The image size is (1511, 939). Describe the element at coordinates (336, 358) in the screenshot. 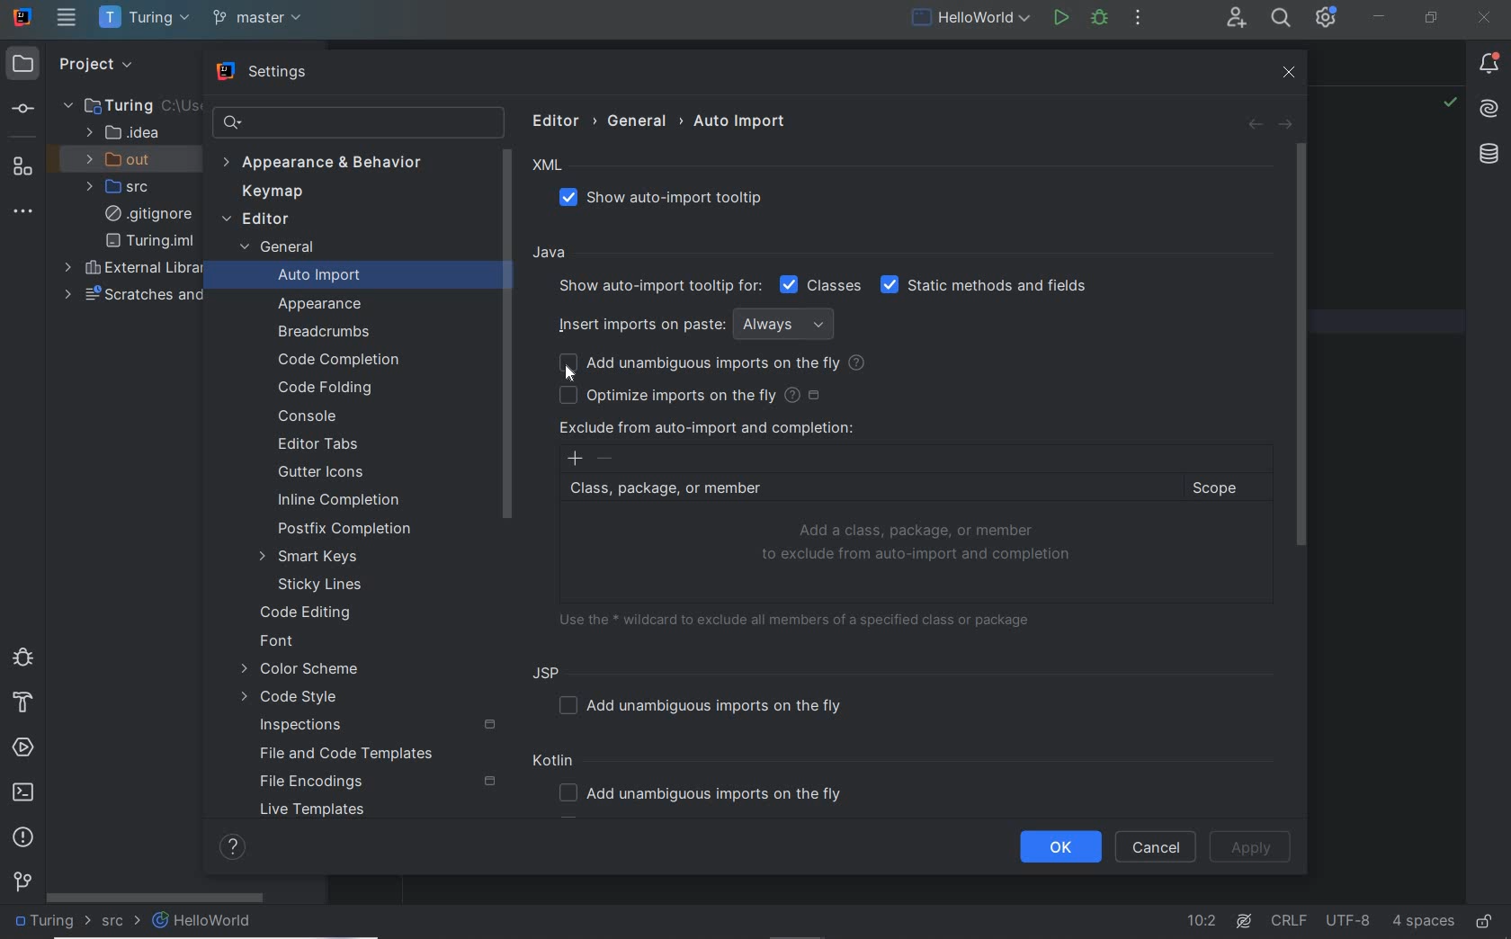

I see `CODE COMPLETION` at that location.